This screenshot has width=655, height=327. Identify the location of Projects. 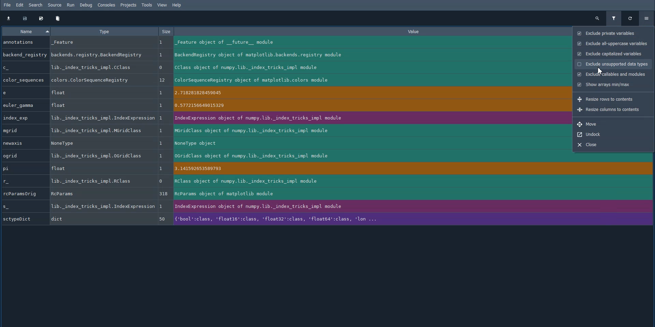
(128, 5).